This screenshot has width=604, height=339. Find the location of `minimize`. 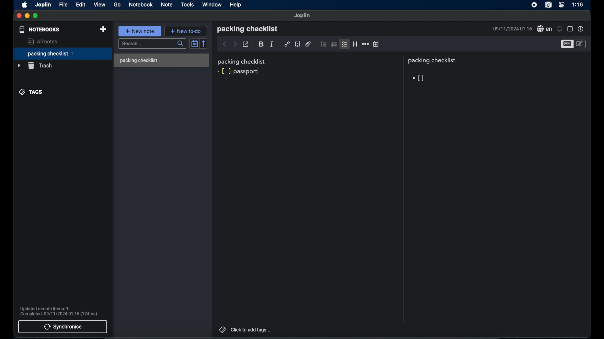

minimize is located at coordinates (27, 16).